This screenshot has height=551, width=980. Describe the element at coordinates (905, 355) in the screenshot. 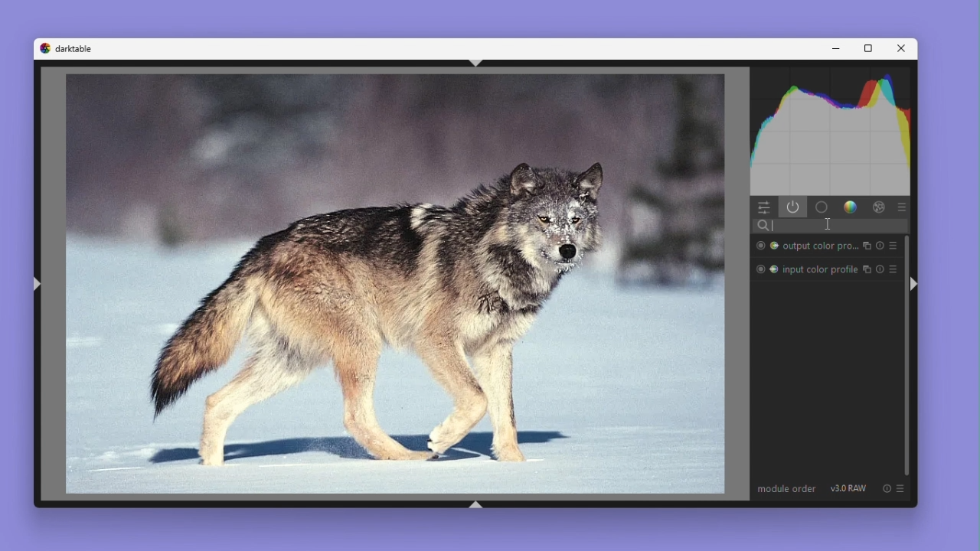

I see `Vertical scroll bar` at that location.